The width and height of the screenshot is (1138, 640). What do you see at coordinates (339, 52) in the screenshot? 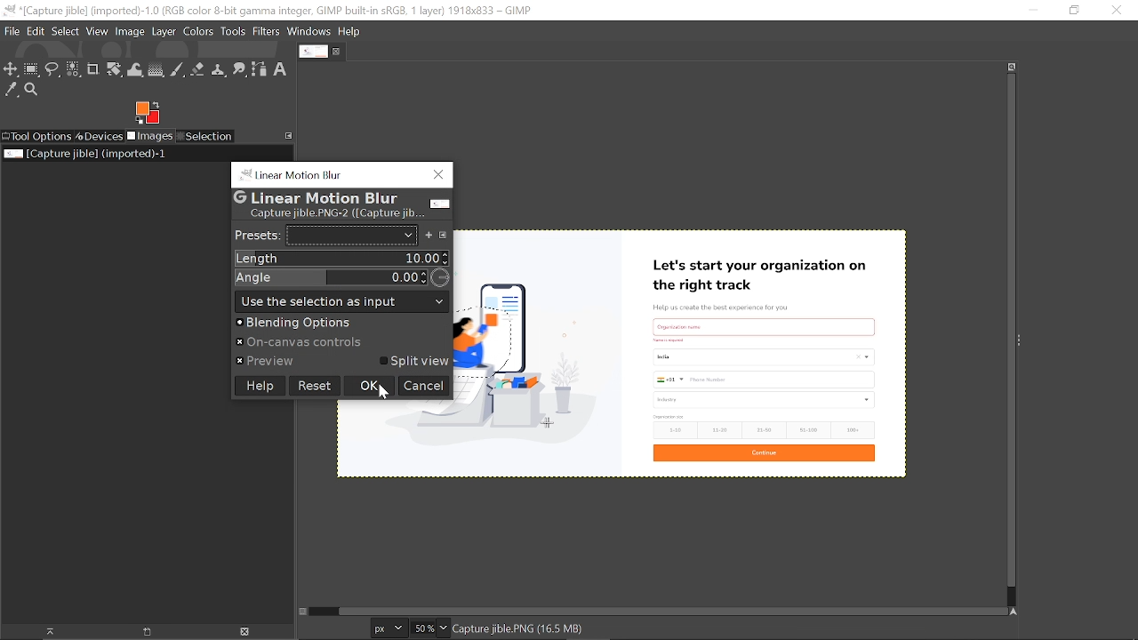
I see `Close tab` at bounding box center [339, 52].